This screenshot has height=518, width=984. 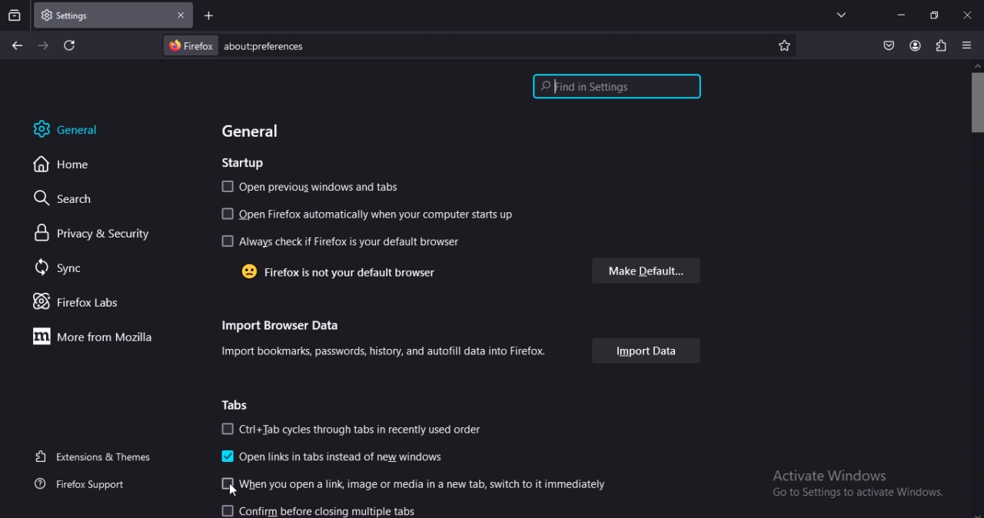 What do you see at coordinates (65, 129) in the screenshot?
I see `general` at bounding box center [65, 129].